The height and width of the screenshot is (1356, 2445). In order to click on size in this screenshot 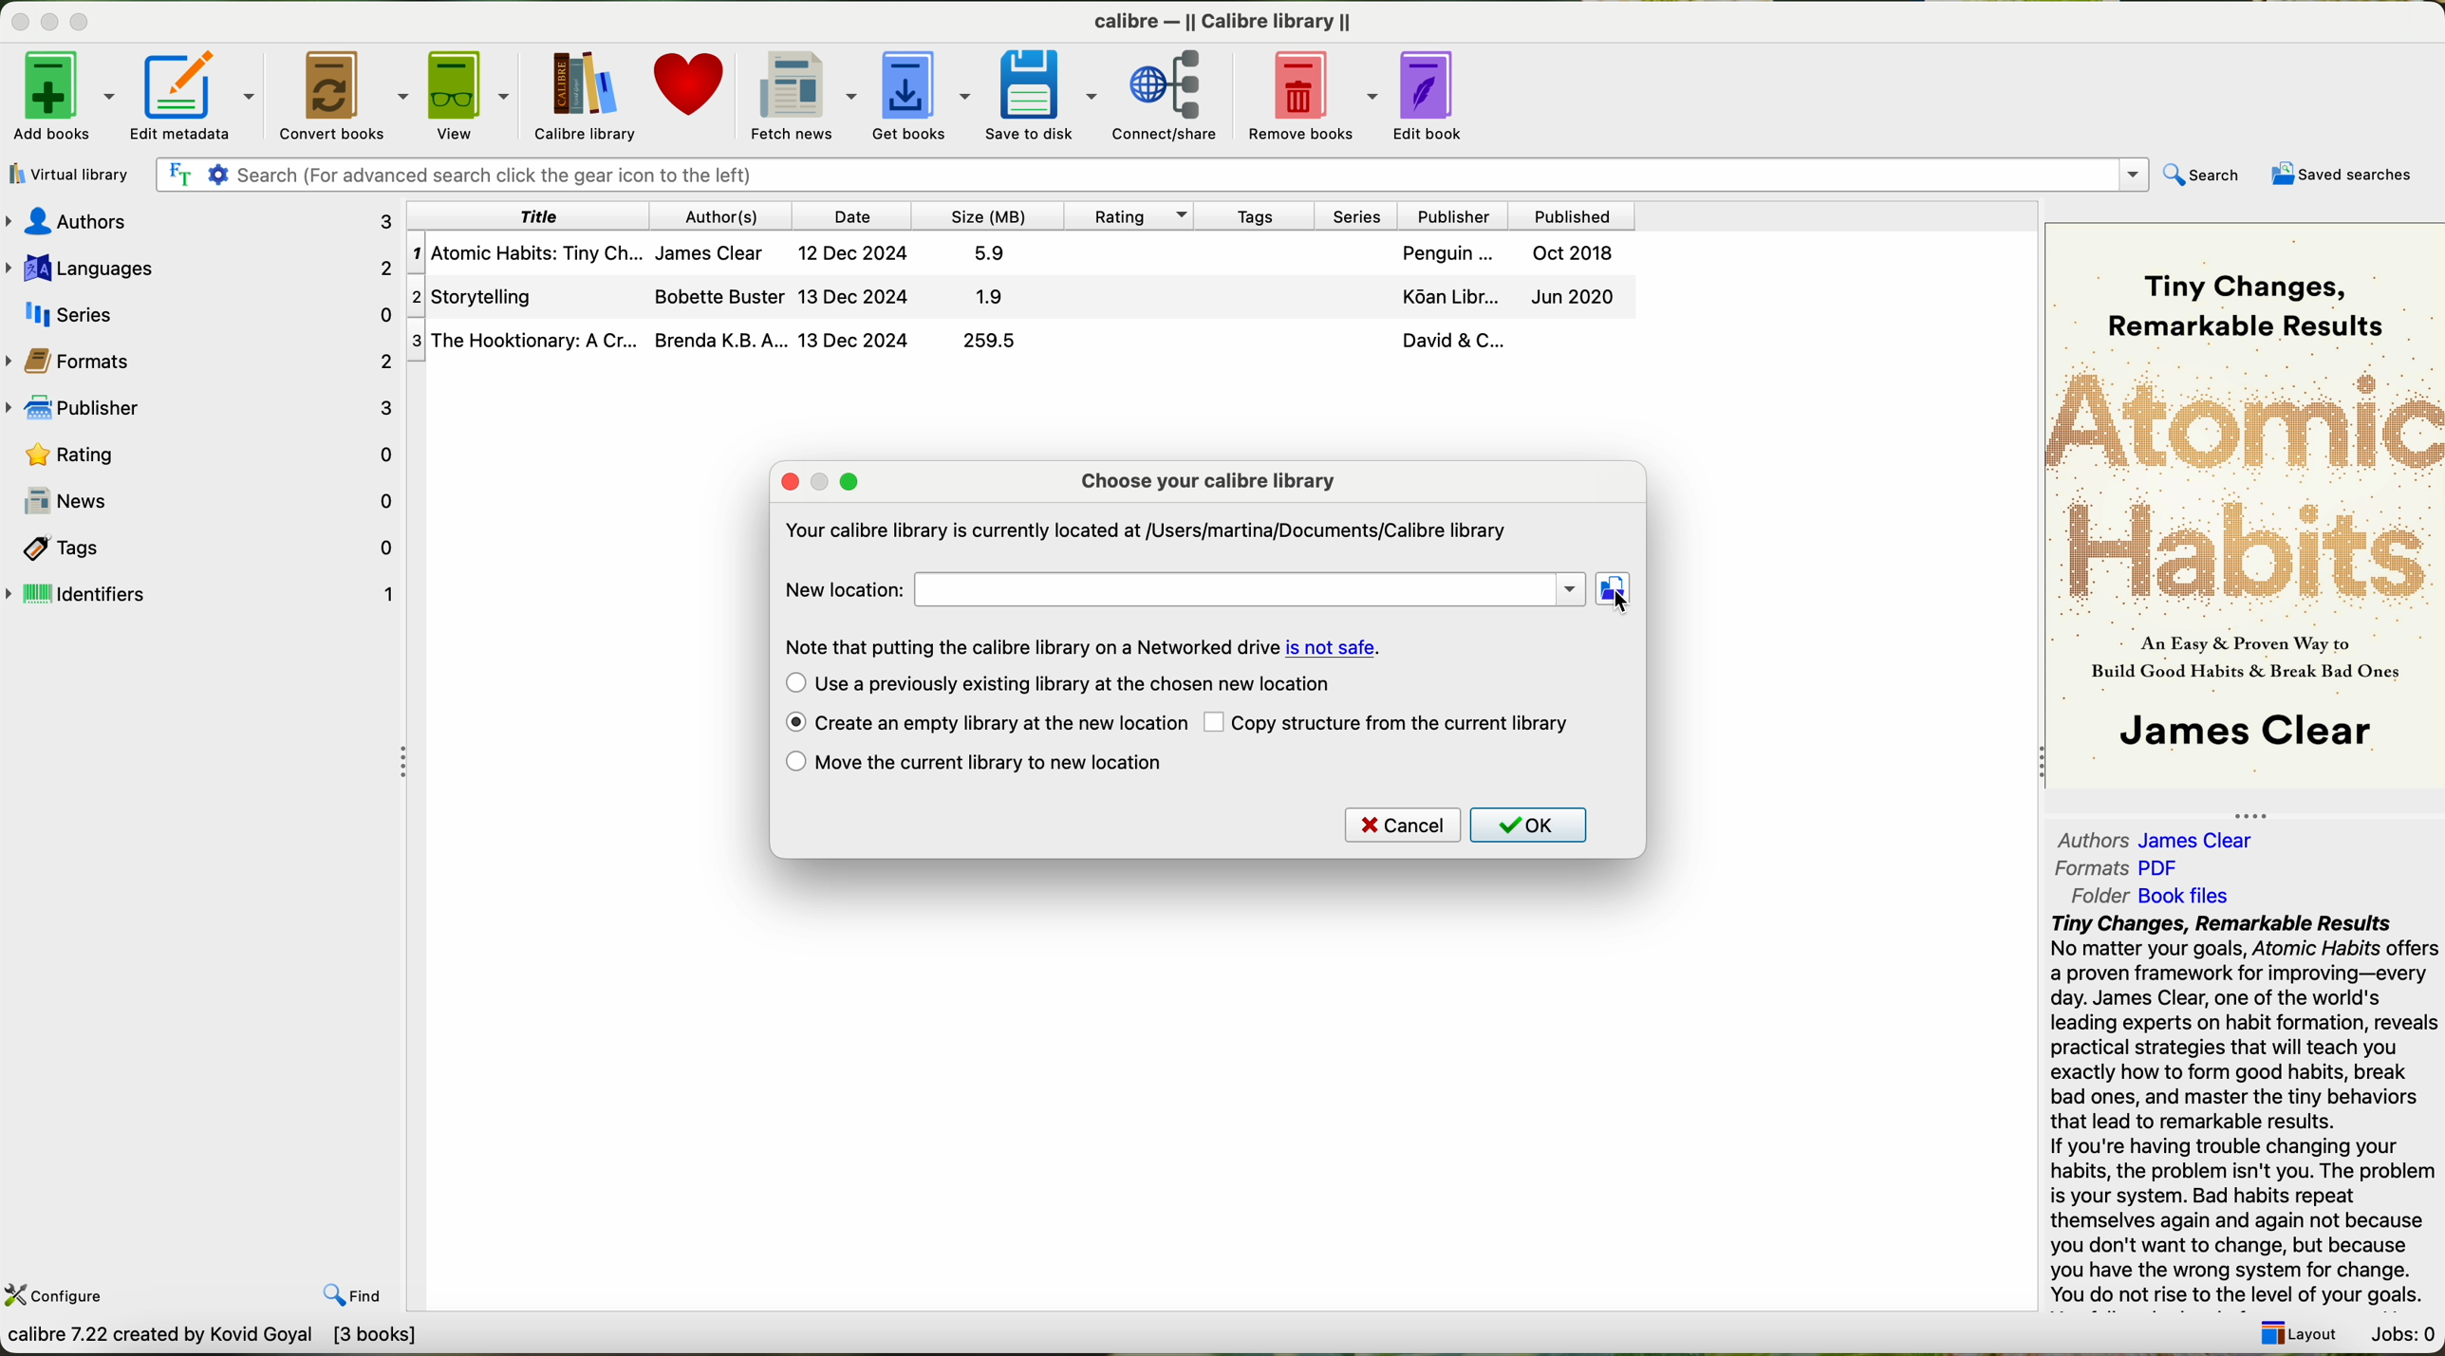, I will do `click(985, 215)`.